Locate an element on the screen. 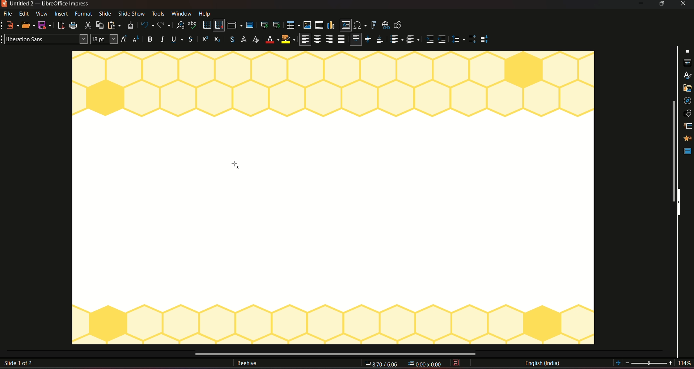 The width and height of the screenshot is (694, 369). snap to grid is located at coordinates (219, 25).